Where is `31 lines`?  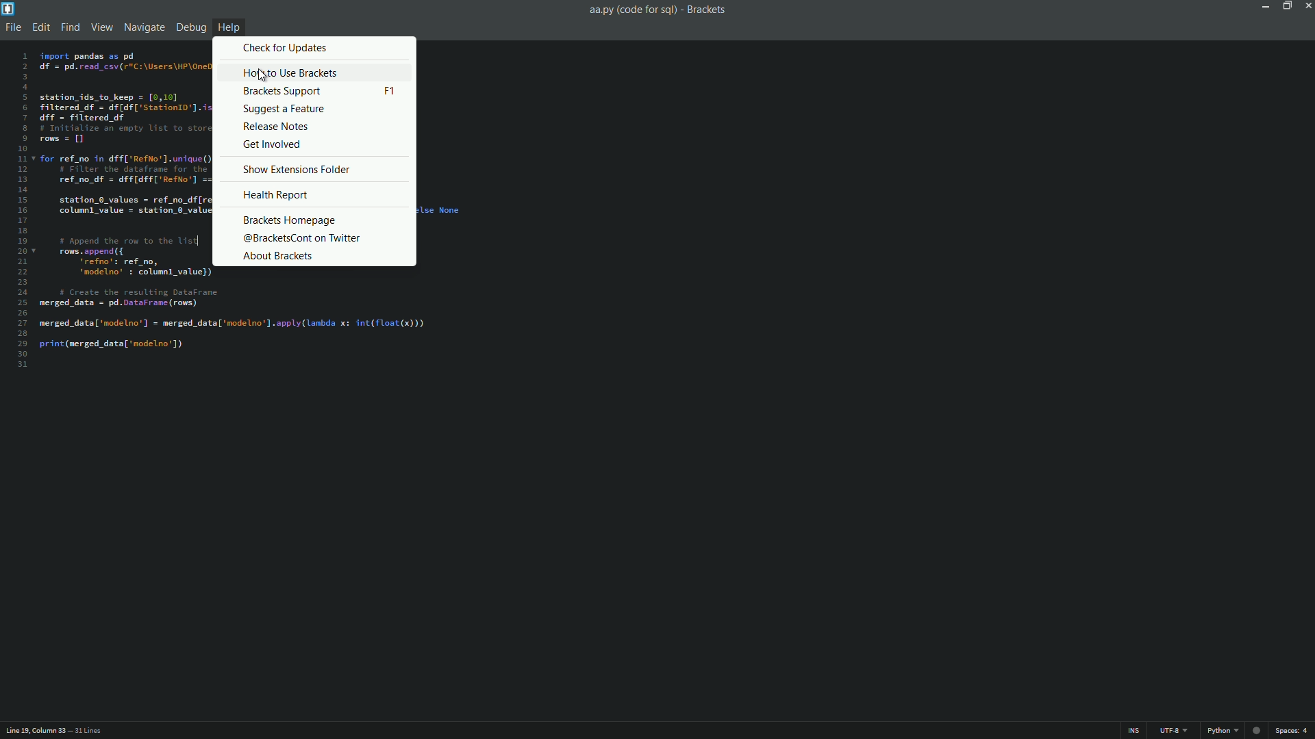
31 lines is located at coordinates (92, 728).